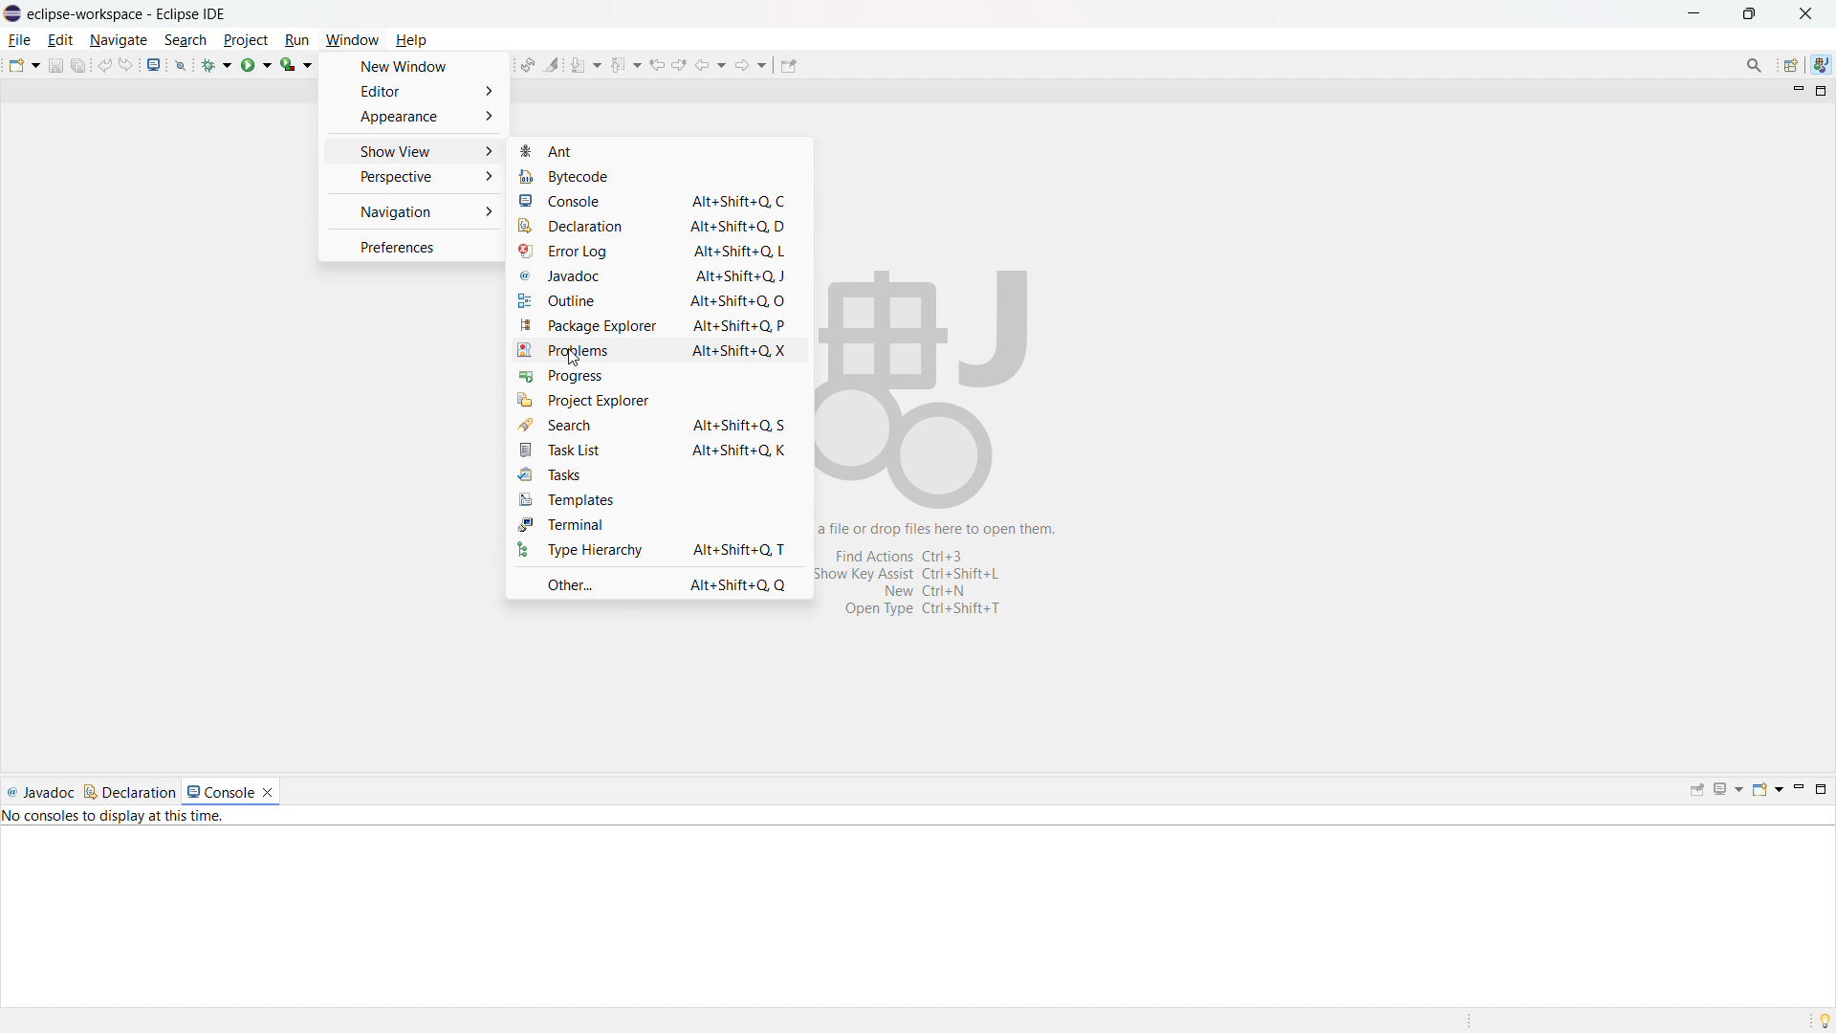 This screenshot has height=1033, width=1836. Describe the element at coordinates (660, 349) in the screenshot. I see `problems` at that location.